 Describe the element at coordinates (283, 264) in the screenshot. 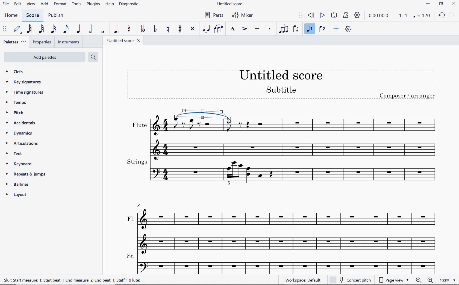

I see `St.` at that location.